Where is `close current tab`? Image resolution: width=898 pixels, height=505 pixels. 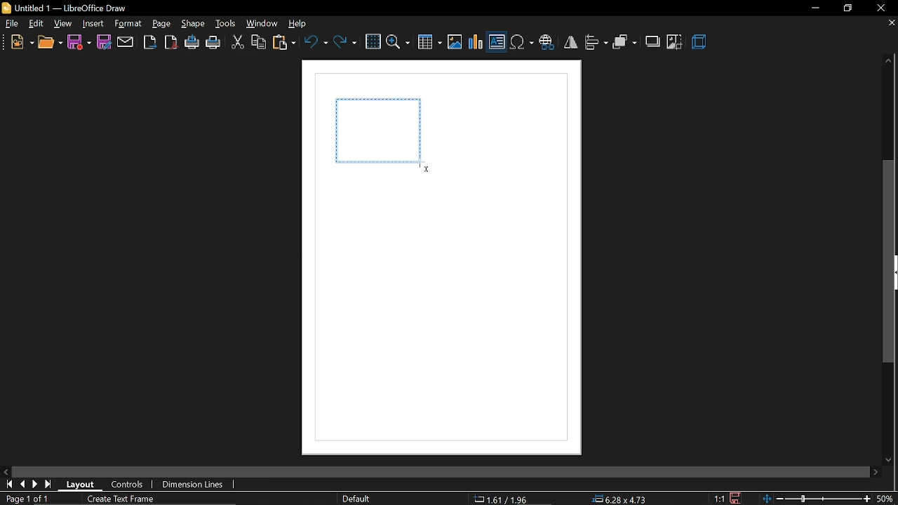 close current tab is located at coordinates (887, 23).